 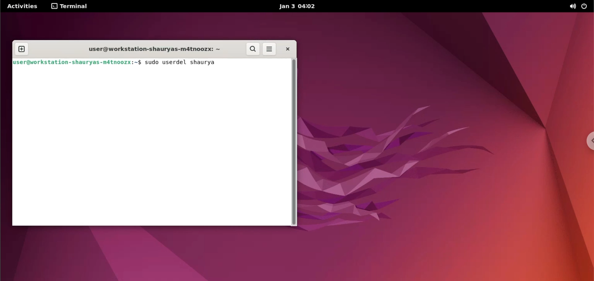 What do you see at coordinates (270, 49) in the screenshot?
I see `more options` at bounding box center [270, 49].